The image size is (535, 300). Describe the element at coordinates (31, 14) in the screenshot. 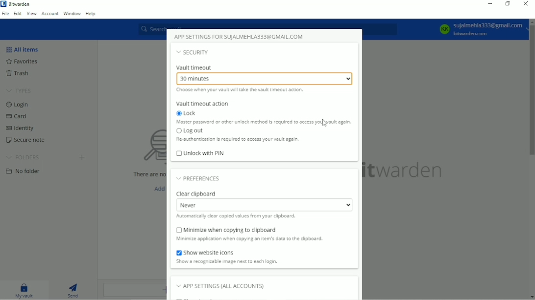

I see `View` at that location.